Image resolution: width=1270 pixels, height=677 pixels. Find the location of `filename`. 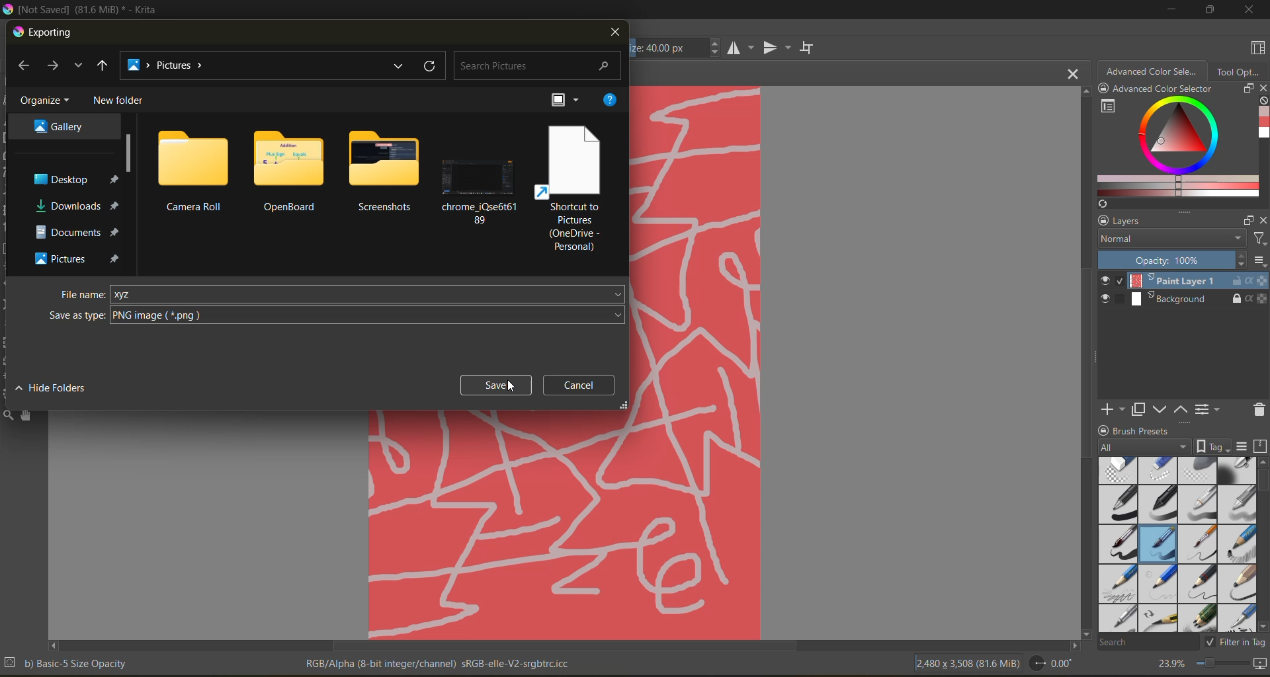

filename is located at coordinates (83, 295).